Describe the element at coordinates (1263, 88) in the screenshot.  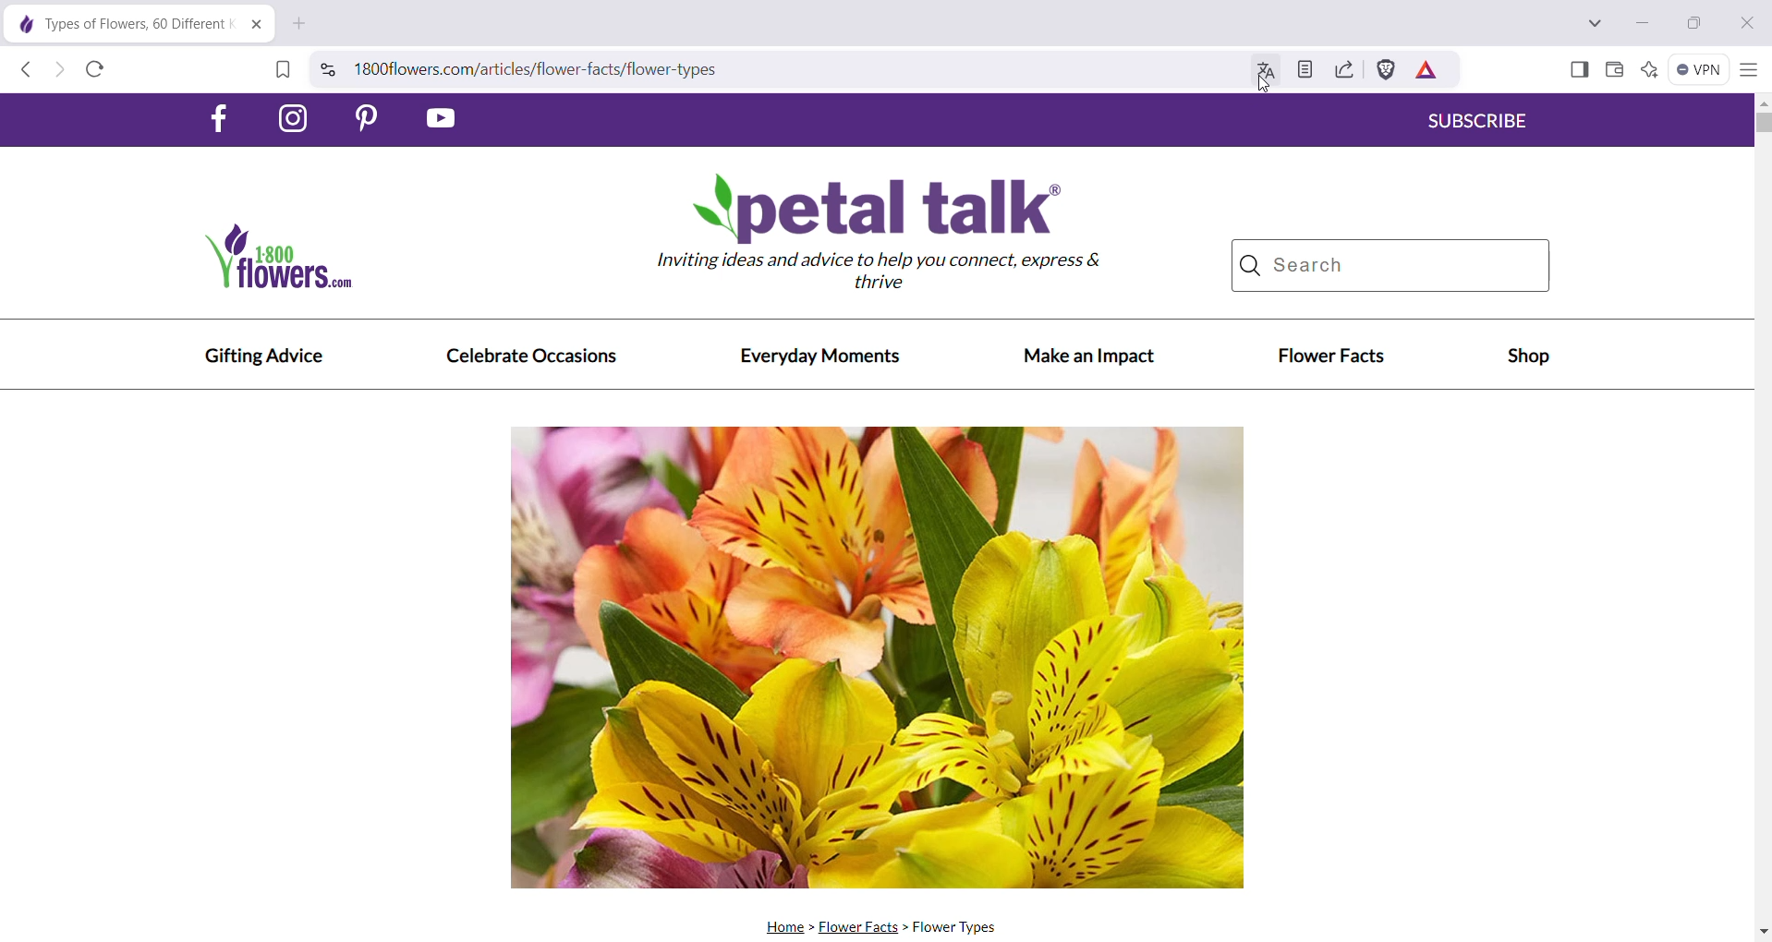
I see `cursor` at that location.